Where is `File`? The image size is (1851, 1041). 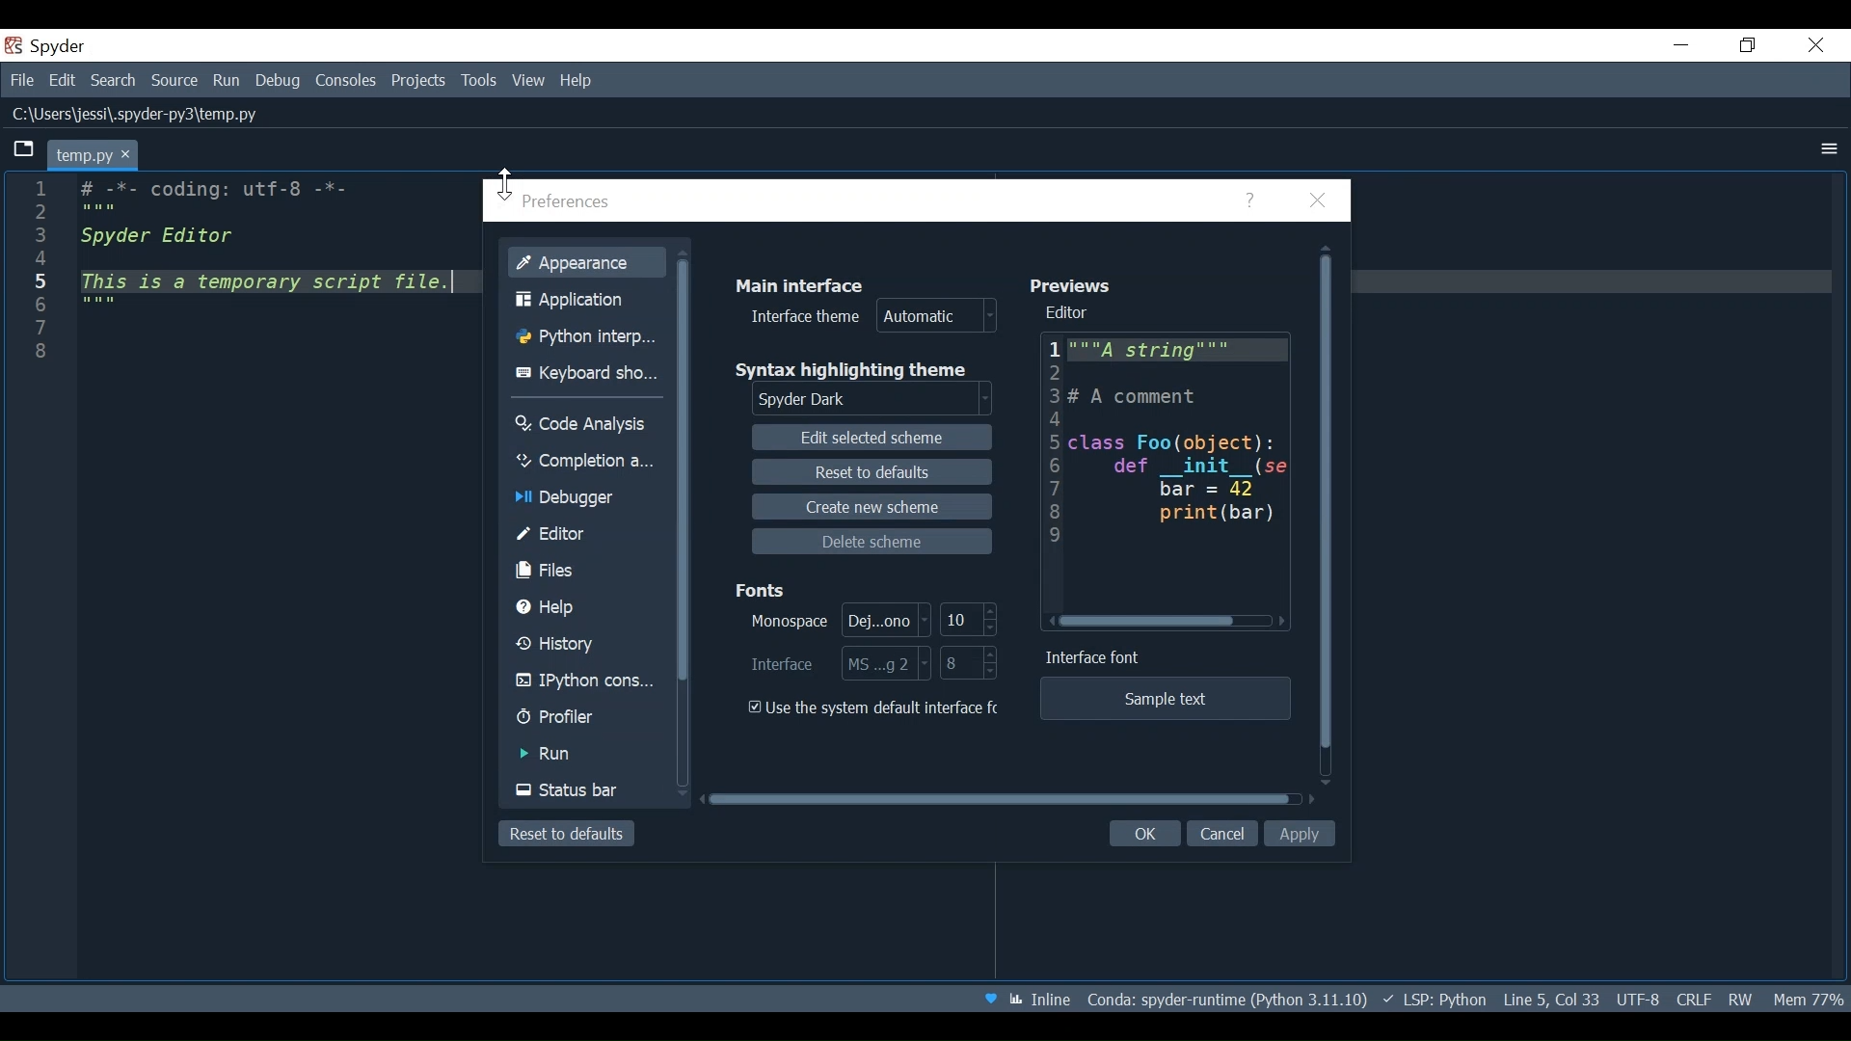 File is located at coordinates (21, 81).